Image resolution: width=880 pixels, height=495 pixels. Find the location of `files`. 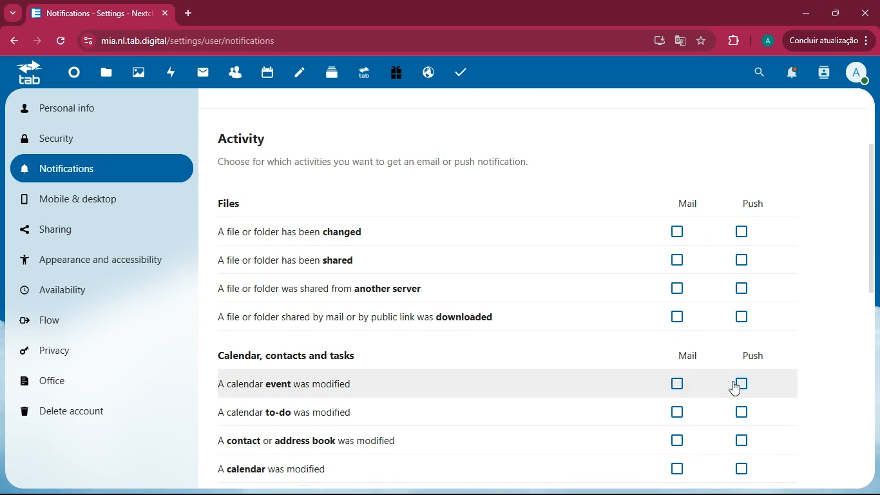

files is located at coordinates (108, 75).